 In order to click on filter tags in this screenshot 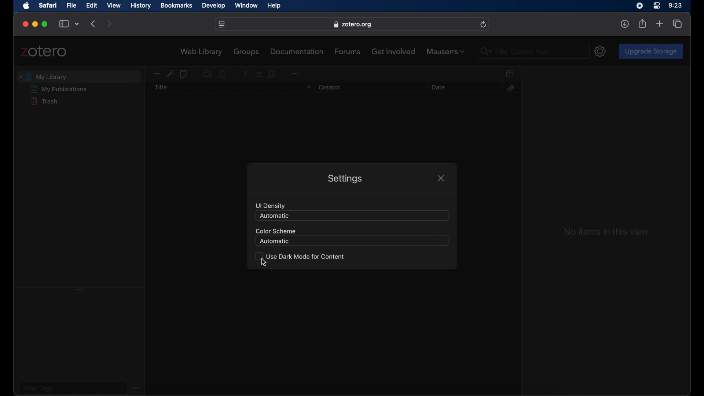, I will do `click(38, 388)`.